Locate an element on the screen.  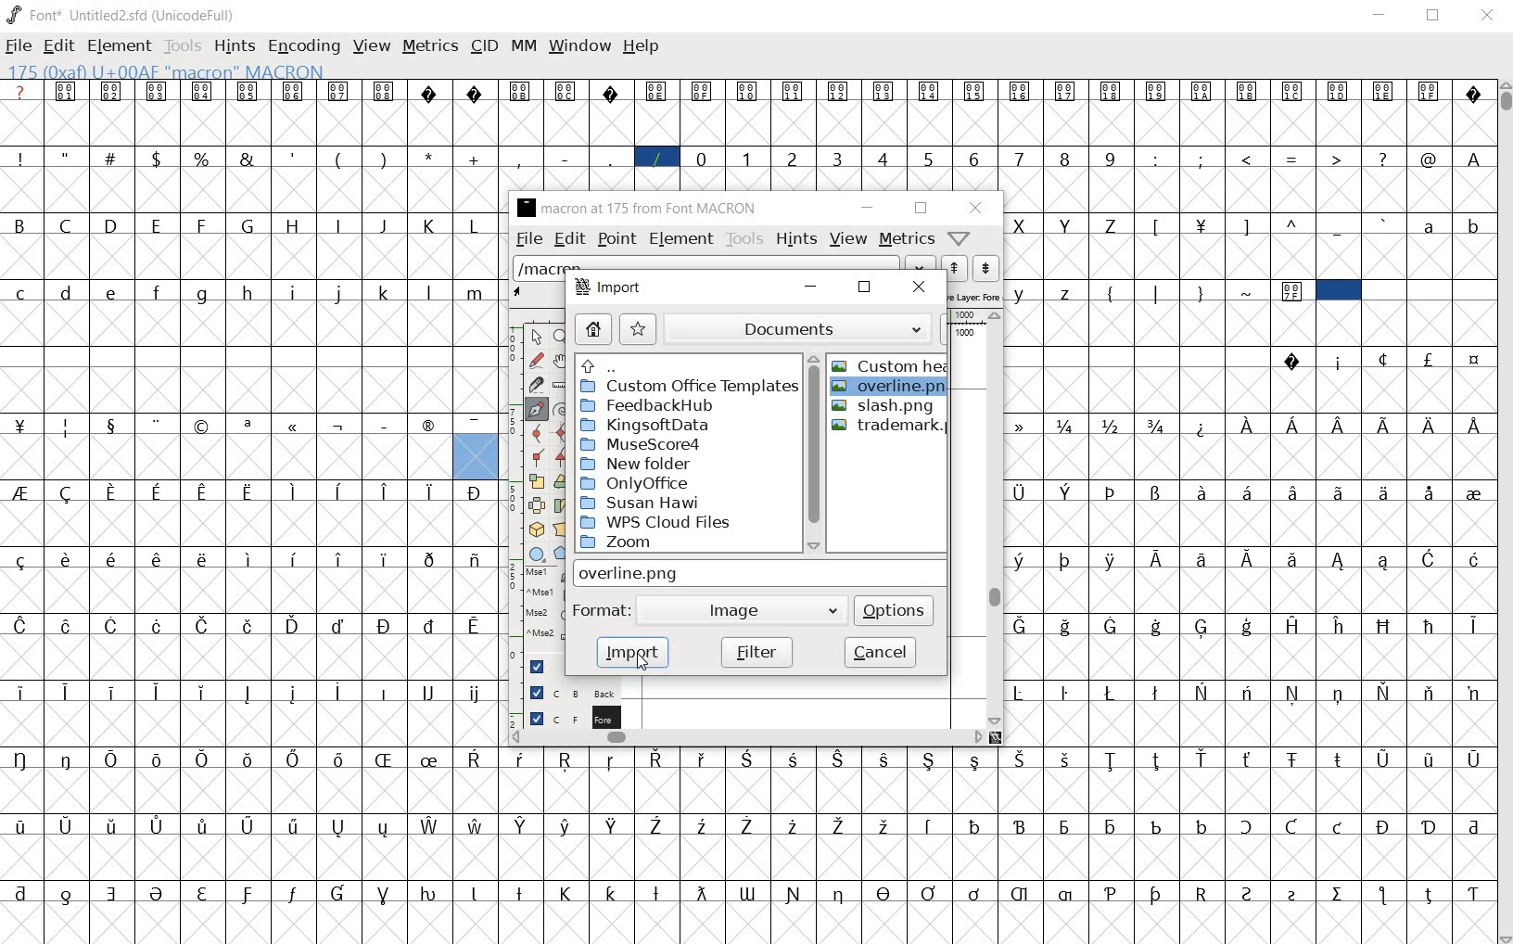
Symbol is located at coordinates (115, 691).